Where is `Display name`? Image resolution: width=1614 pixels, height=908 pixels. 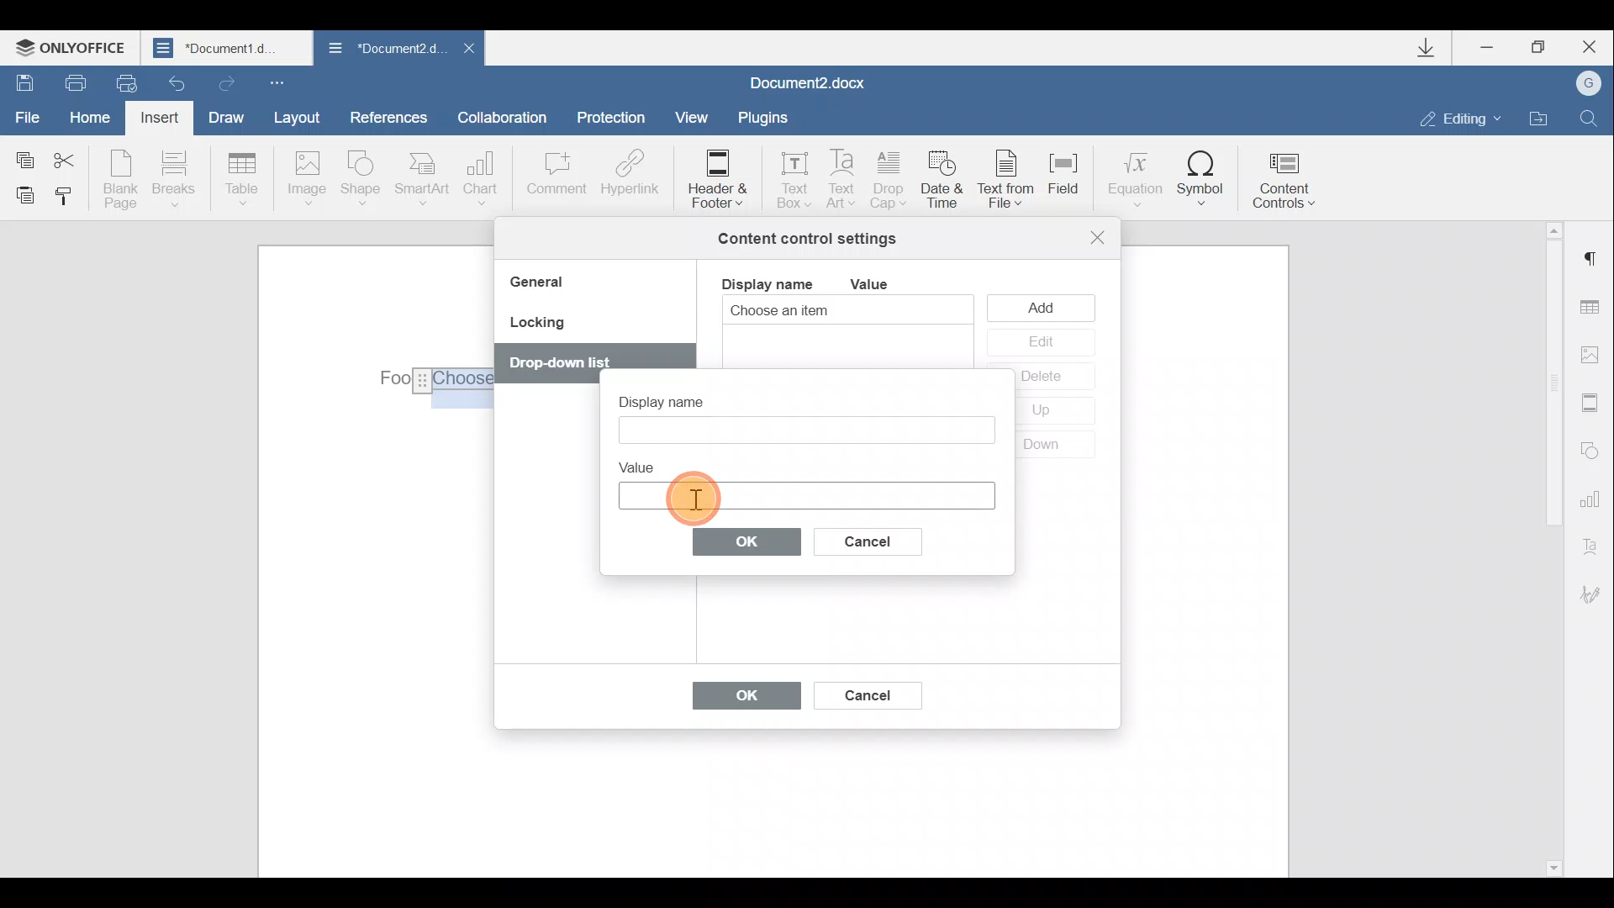 Display name is located at coordinates (766, 282).